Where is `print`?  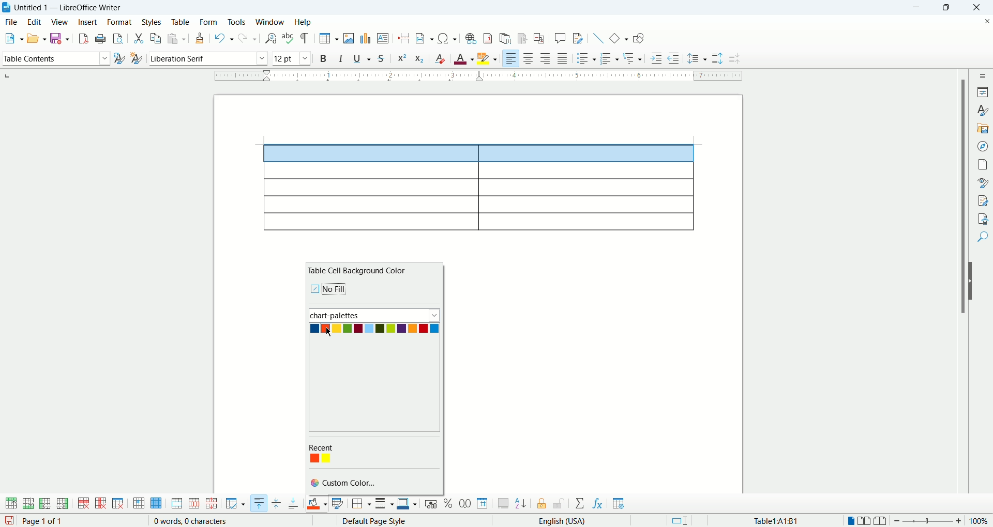 print is located at coordinates (101, 38).